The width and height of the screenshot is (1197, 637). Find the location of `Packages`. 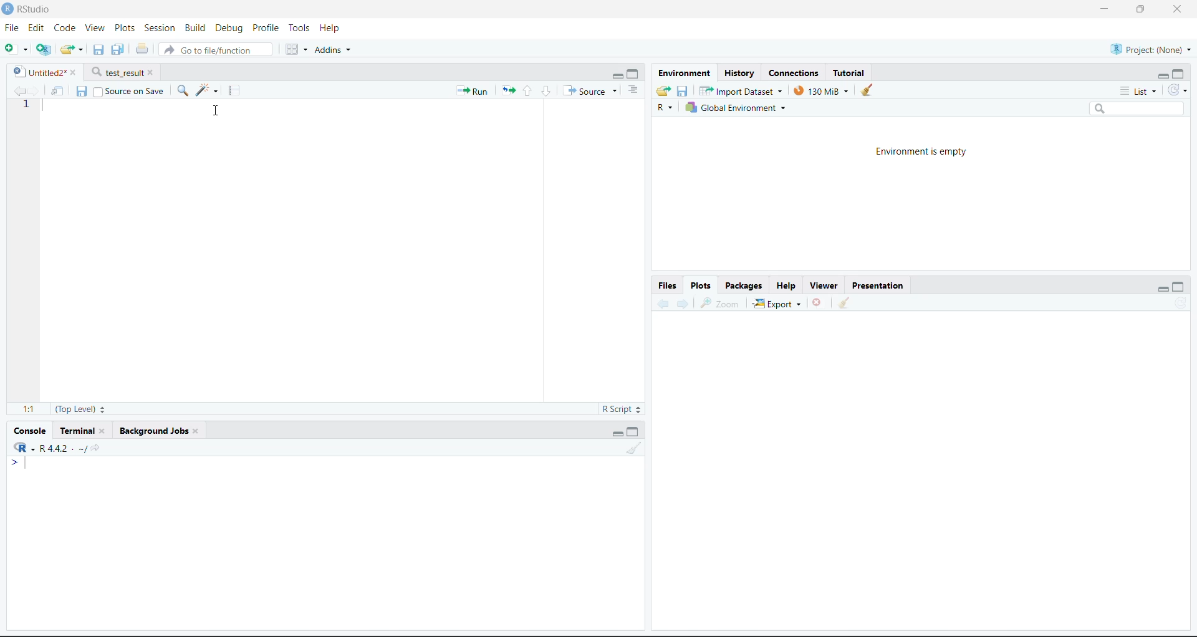

Packages is located at coordinates (744, 284).